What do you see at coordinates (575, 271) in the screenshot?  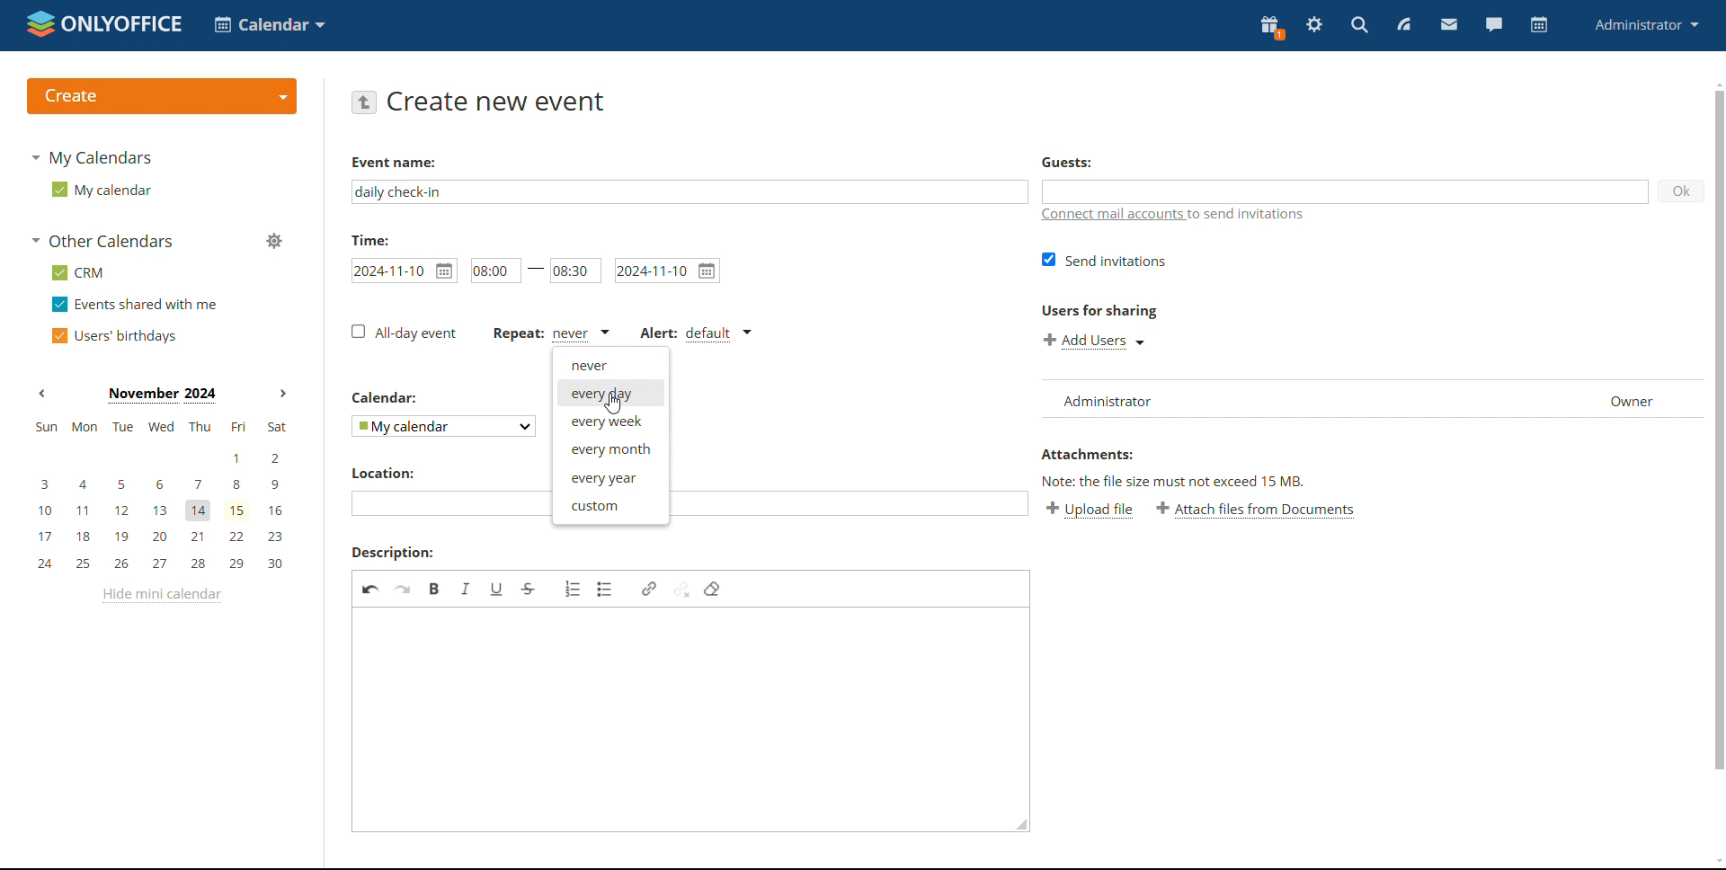 I see `end time` at bounding box center [575, 271].